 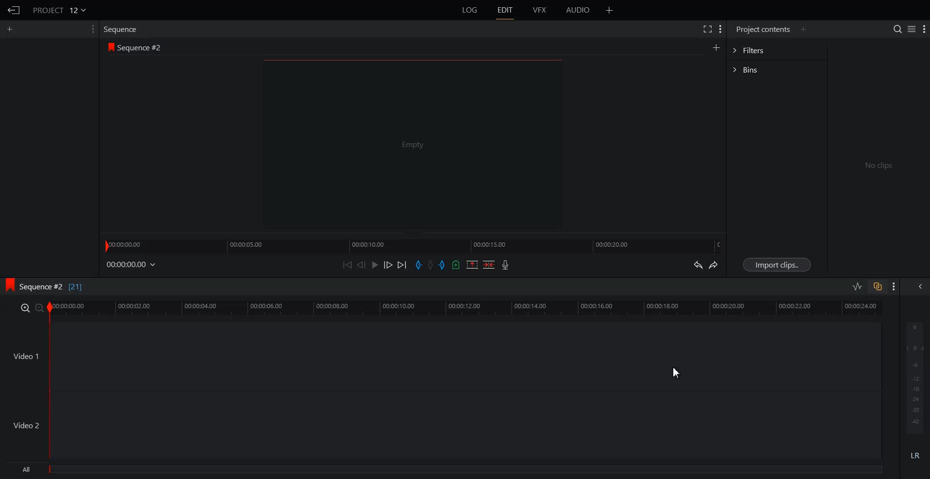 What do you see at coordinates (15, 11) in the screenshot?
I see `Go Back` at bounding box center [15, 11].